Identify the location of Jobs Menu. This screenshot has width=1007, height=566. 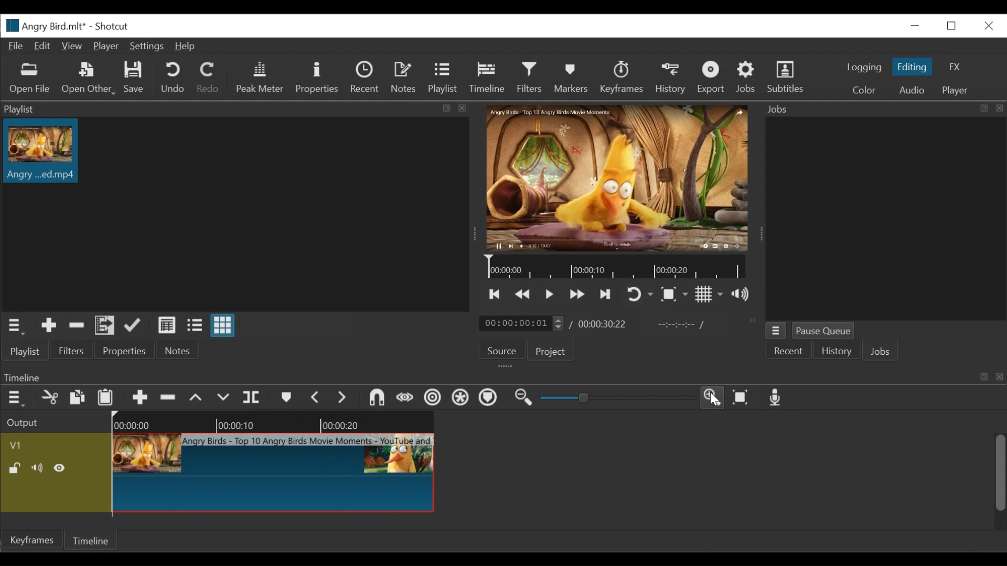
(775, 331).